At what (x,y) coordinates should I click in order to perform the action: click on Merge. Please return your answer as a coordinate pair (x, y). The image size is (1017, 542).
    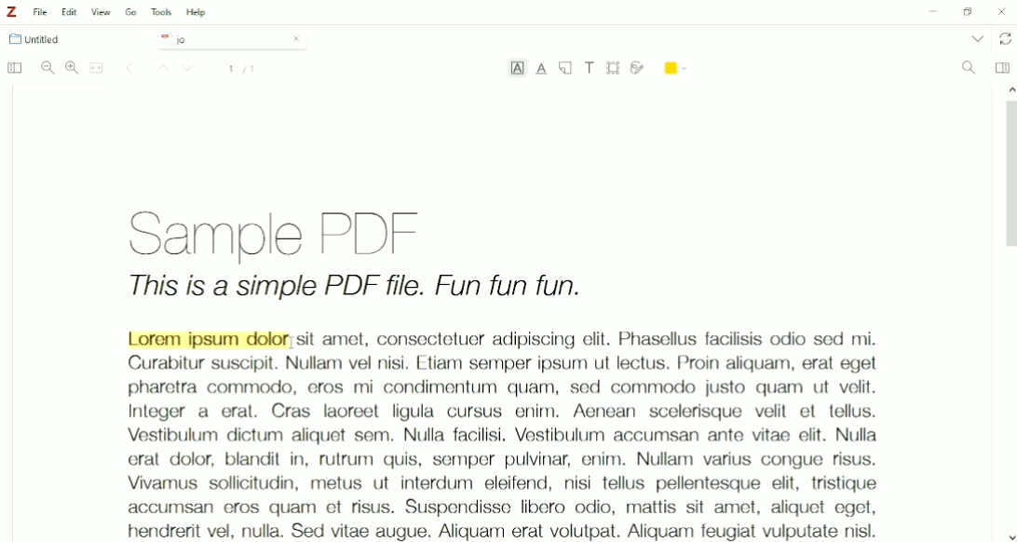
    Looking at the image, I should click on (97, 68).